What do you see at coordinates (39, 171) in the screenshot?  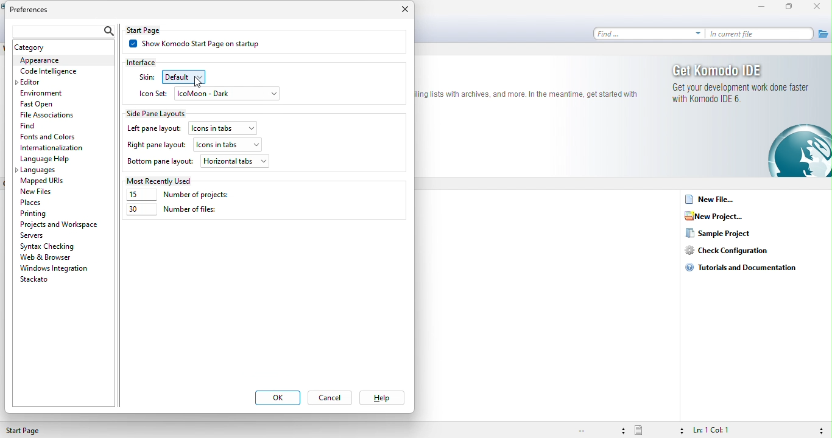 I see `languages` at bounding box center [39, 171].